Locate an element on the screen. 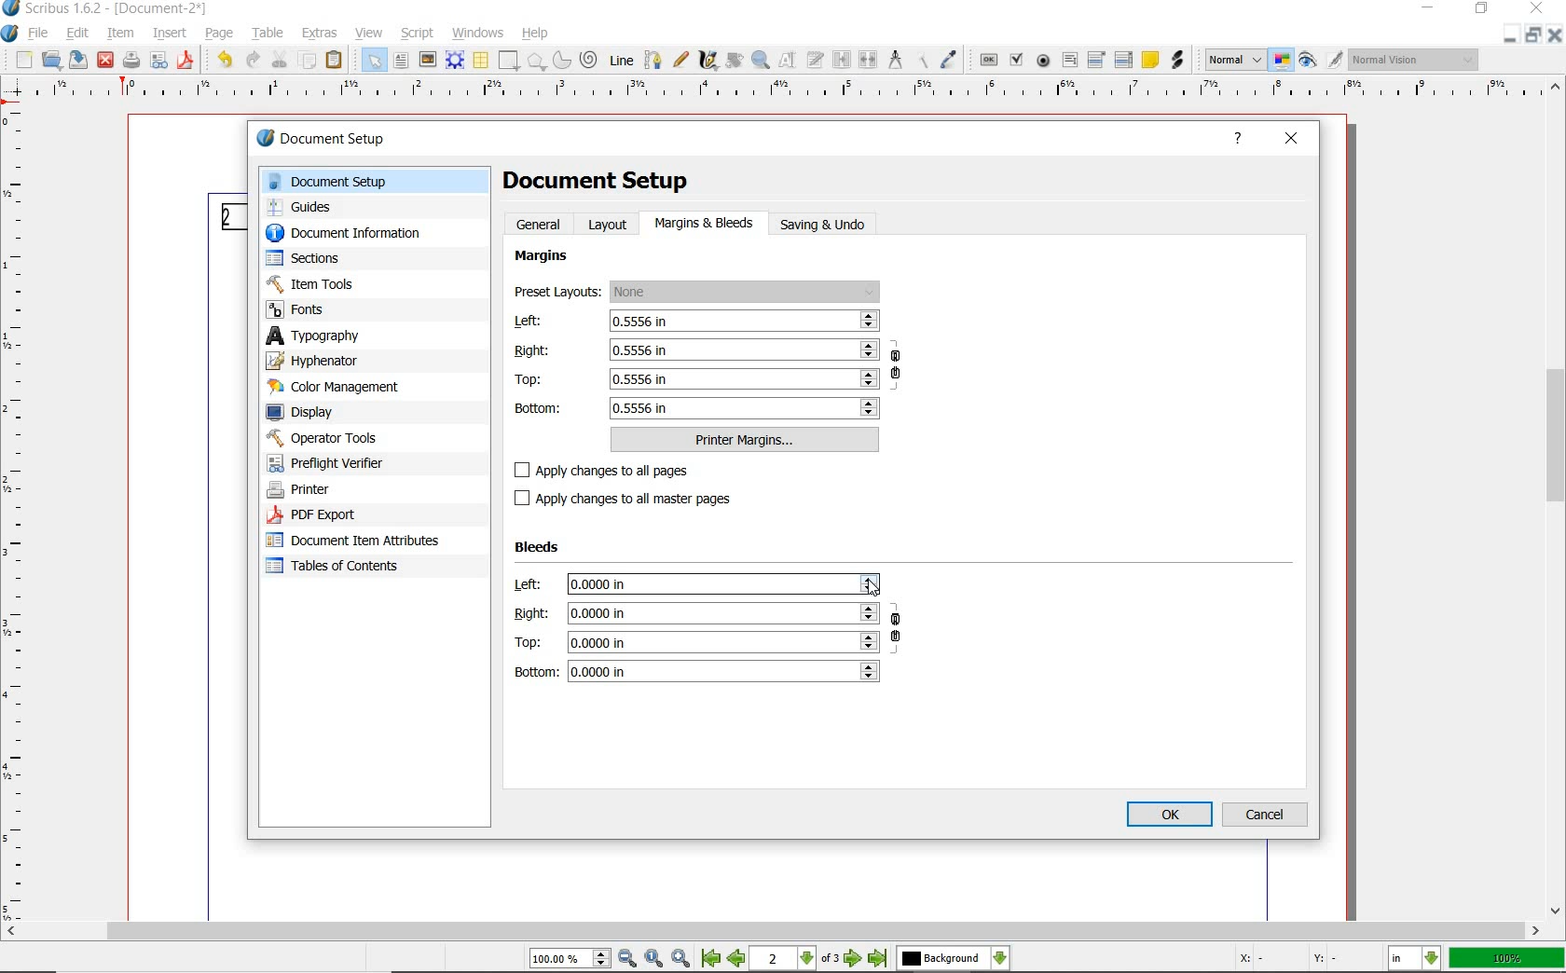  edit text with story editor is located at coordinates (816, 60).